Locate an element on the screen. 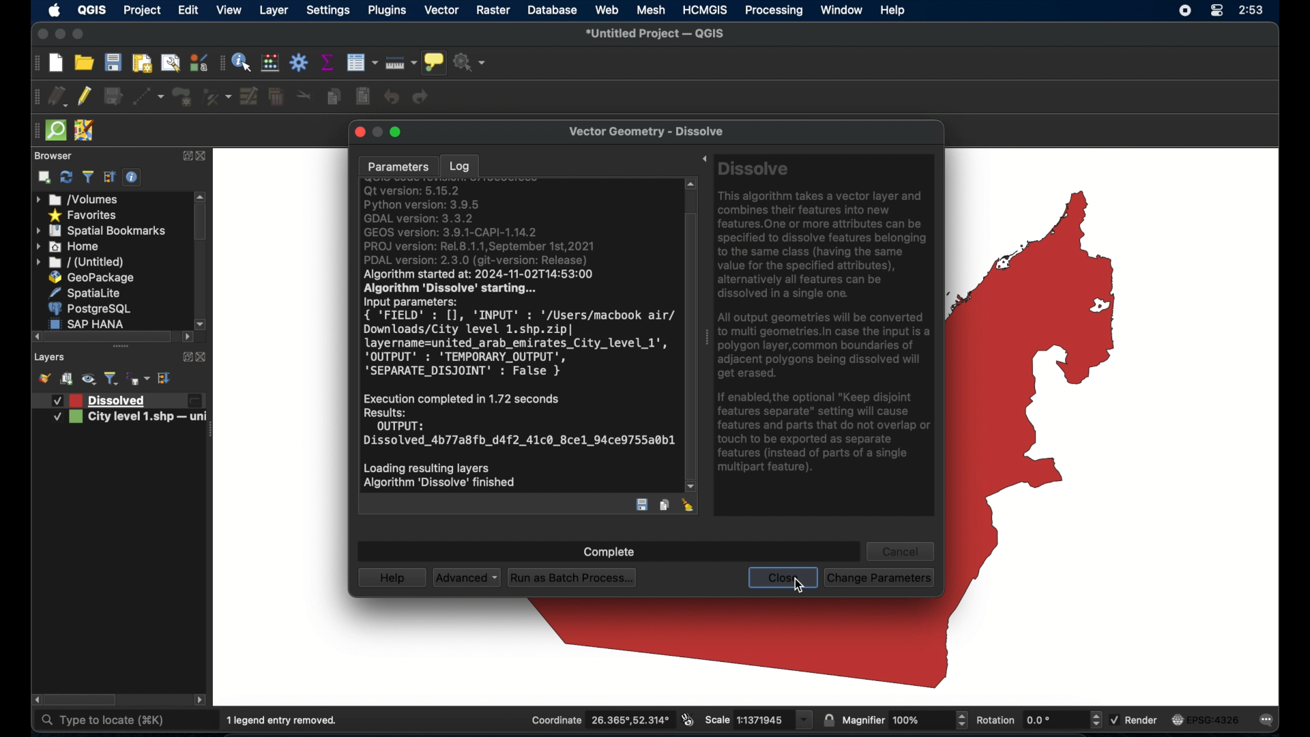 This screenshot has width=1310, height=737. digitize with segment is located at coordinates (148, 97).